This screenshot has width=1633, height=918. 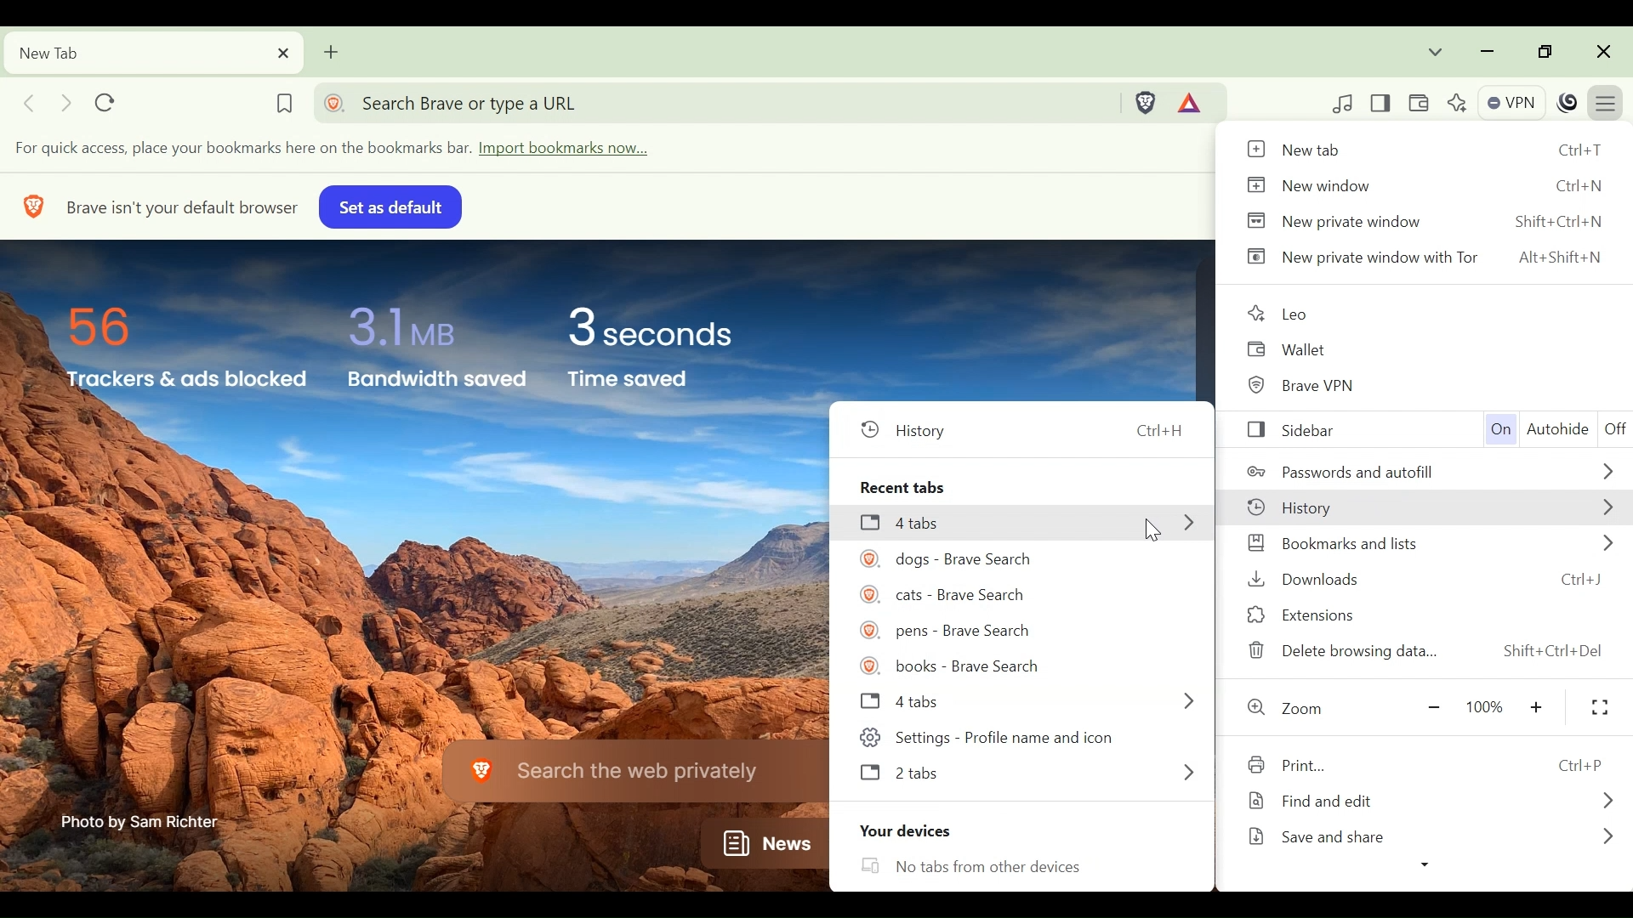 What do you see at coordinates (900, 701) in the screenshot?
I see `J 4tabs` at bounding box center [900, 701].